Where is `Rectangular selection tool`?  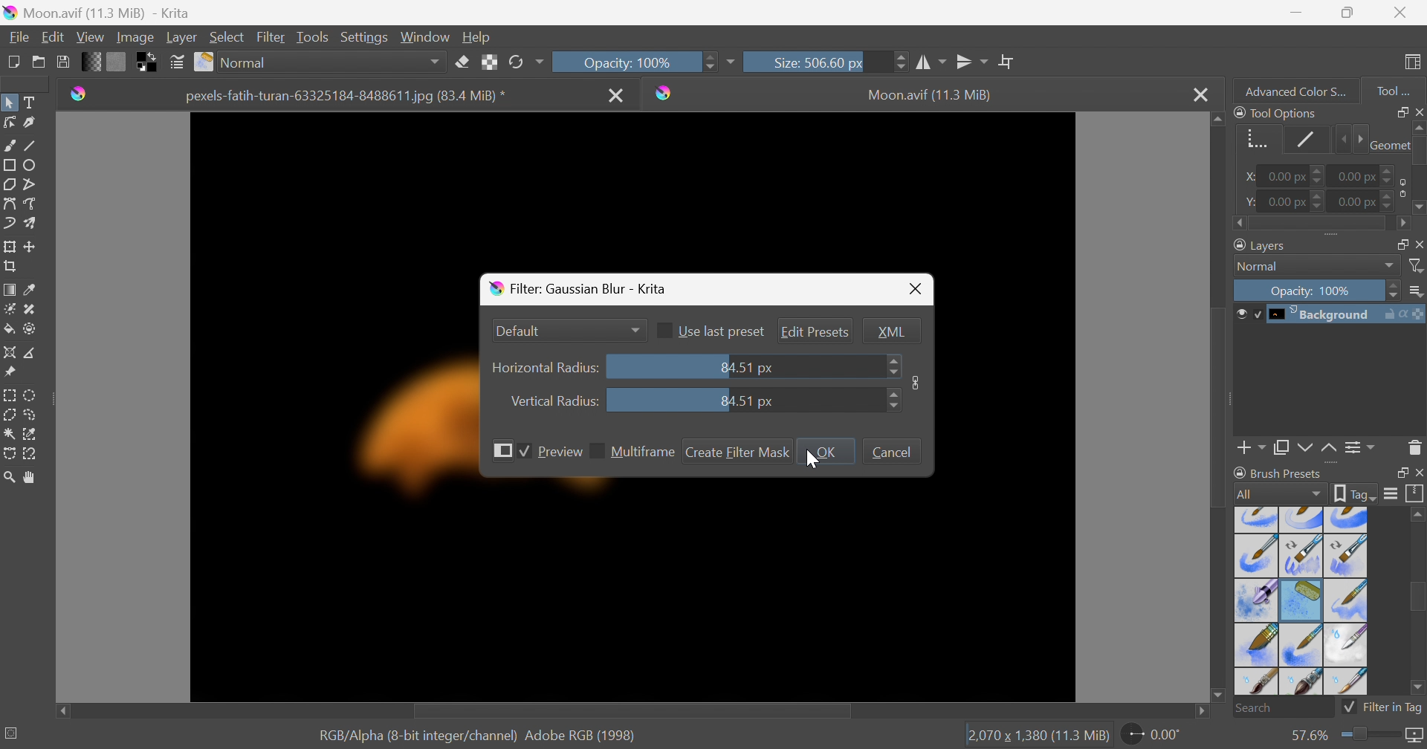
Rectangular selection tool is located at coordinates (11, 395).